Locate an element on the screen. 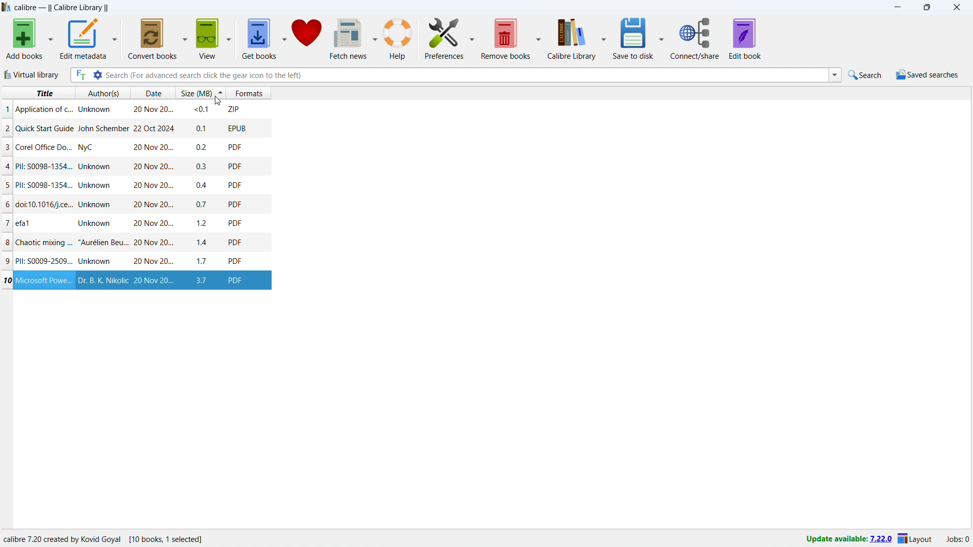 This screenshot has height=547, width=973. title is located at coordinates (43, 242).